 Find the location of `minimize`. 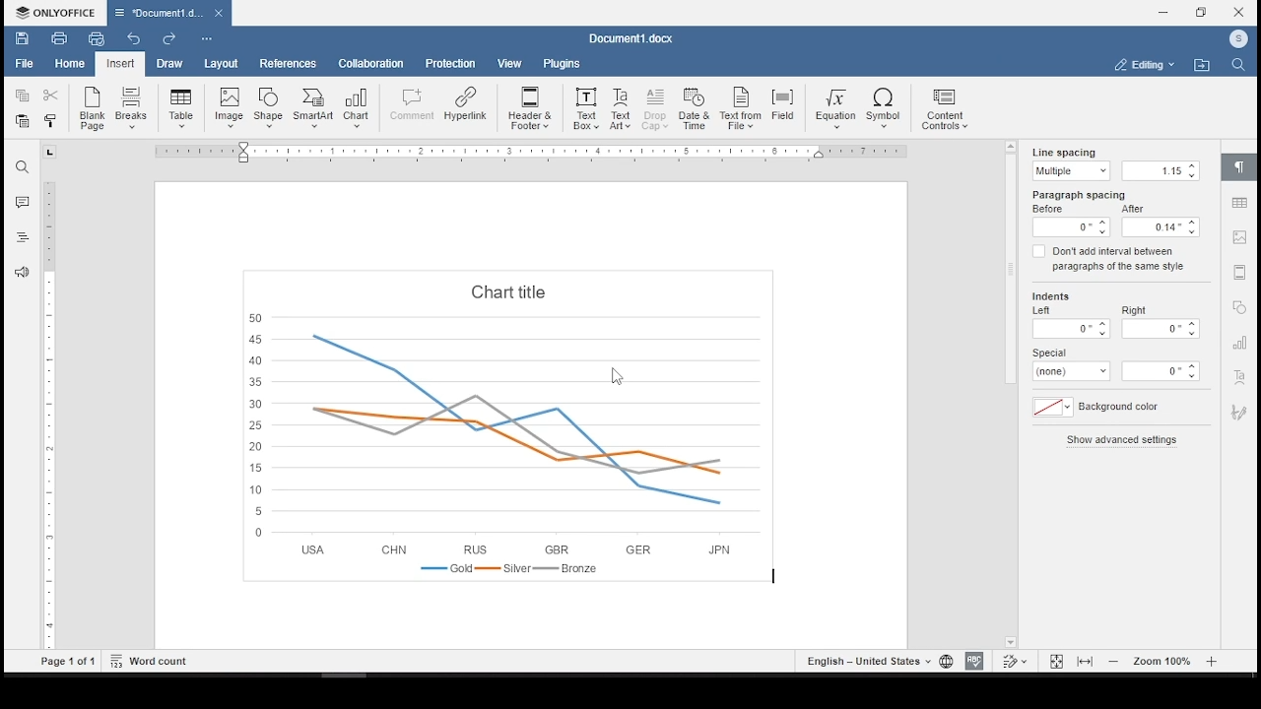

minimize is located at coordinates (1163, 12).